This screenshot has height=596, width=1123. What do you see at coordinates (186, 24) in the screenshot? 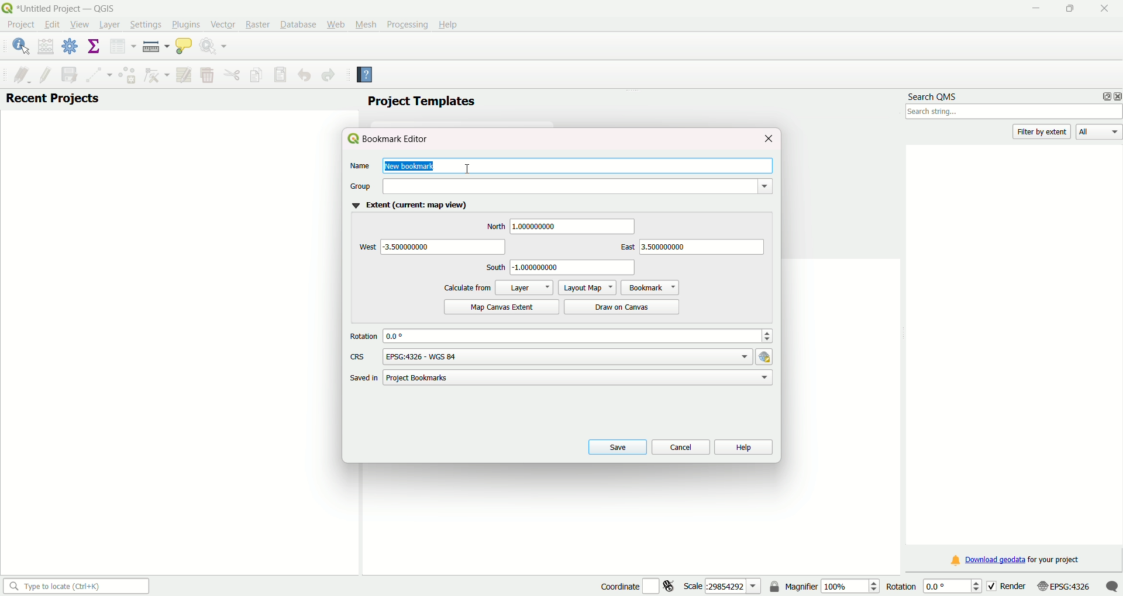
I see `Plugins` at bounding box center [186, 24].